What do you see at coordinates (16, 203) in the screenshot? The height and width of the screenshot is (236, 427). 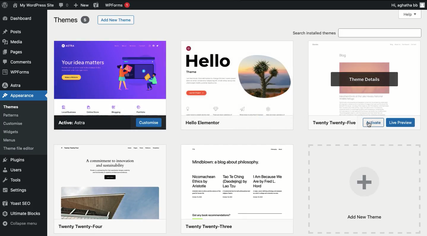 I see `Yoast SEO` at bounding box center [16, 203].